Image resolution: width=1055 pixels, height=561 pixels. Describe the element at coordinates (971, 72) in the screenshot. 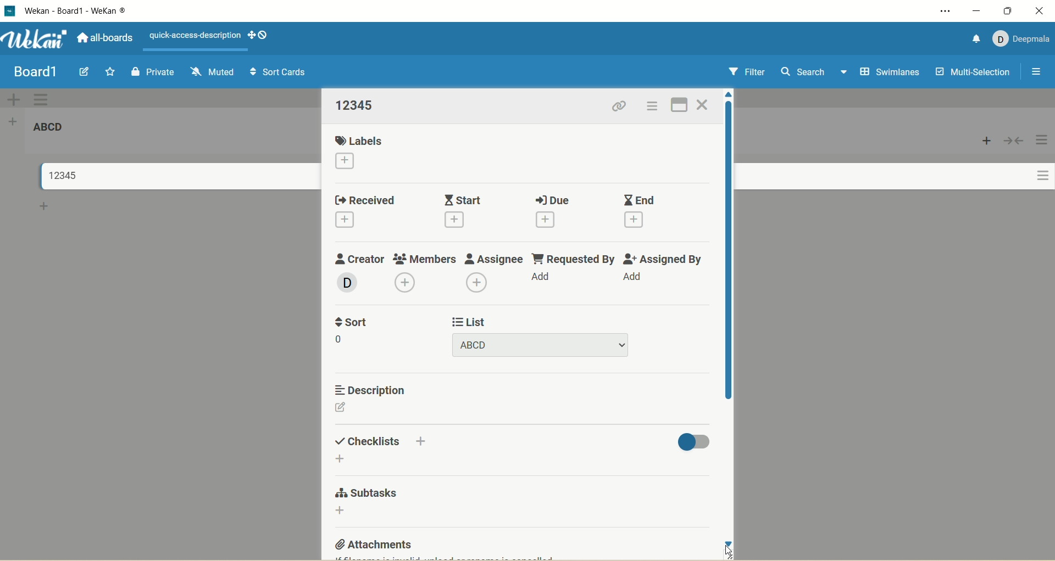

I see `multi-selection` at that location.